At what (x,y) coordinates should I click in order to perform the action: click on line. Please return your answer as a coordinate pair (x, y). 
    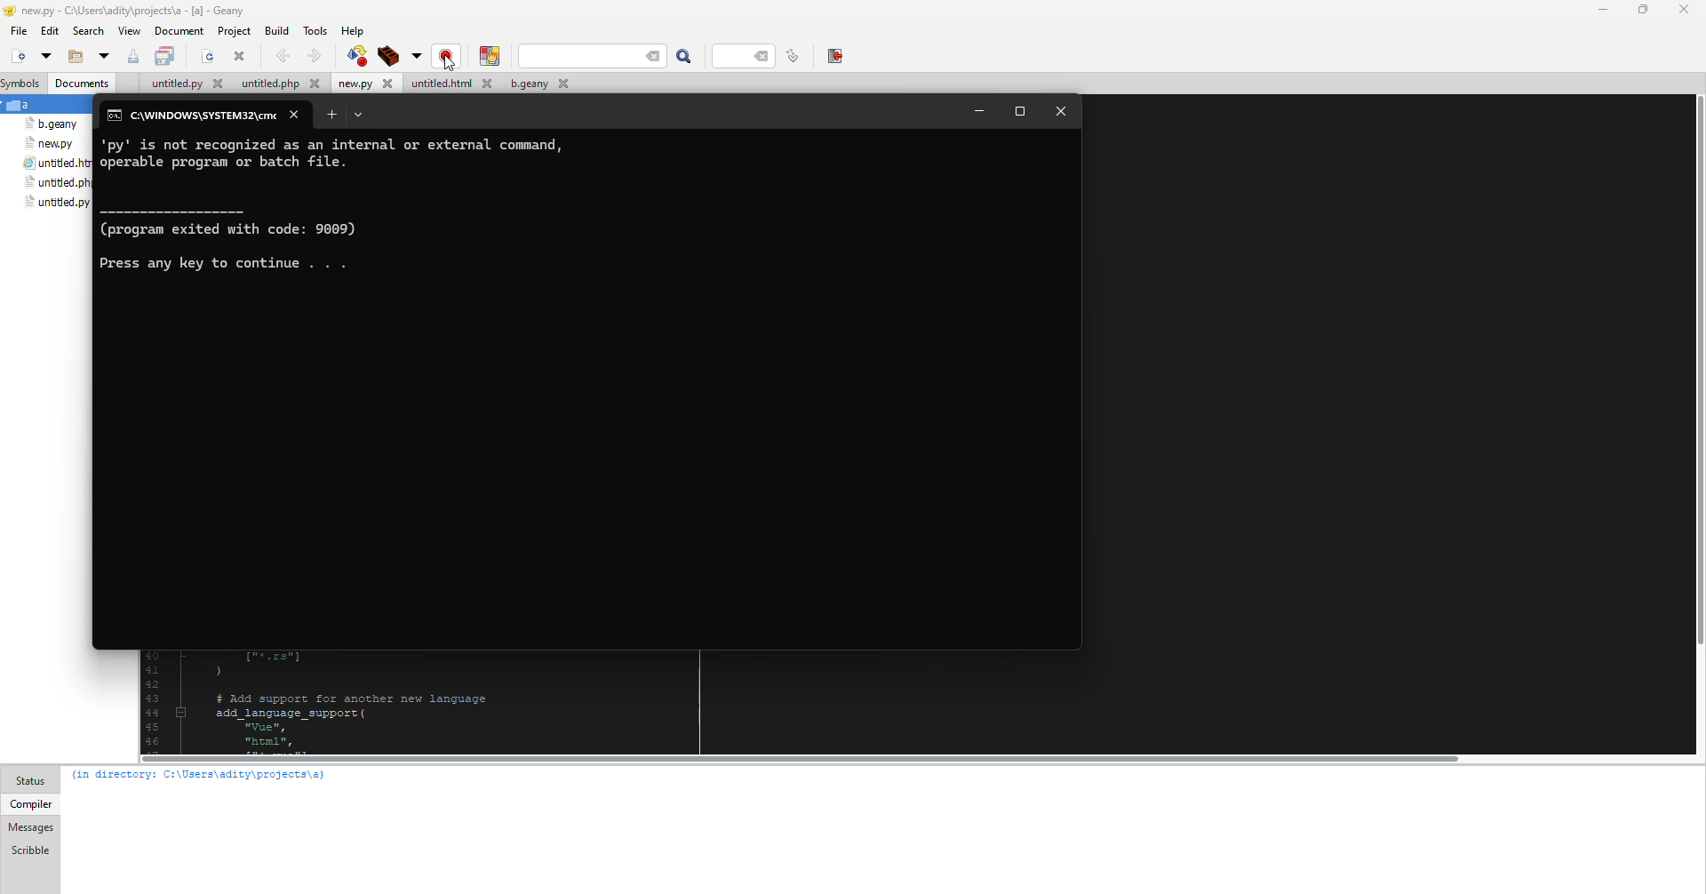
    Looking at the image, I should click on (741, 57).